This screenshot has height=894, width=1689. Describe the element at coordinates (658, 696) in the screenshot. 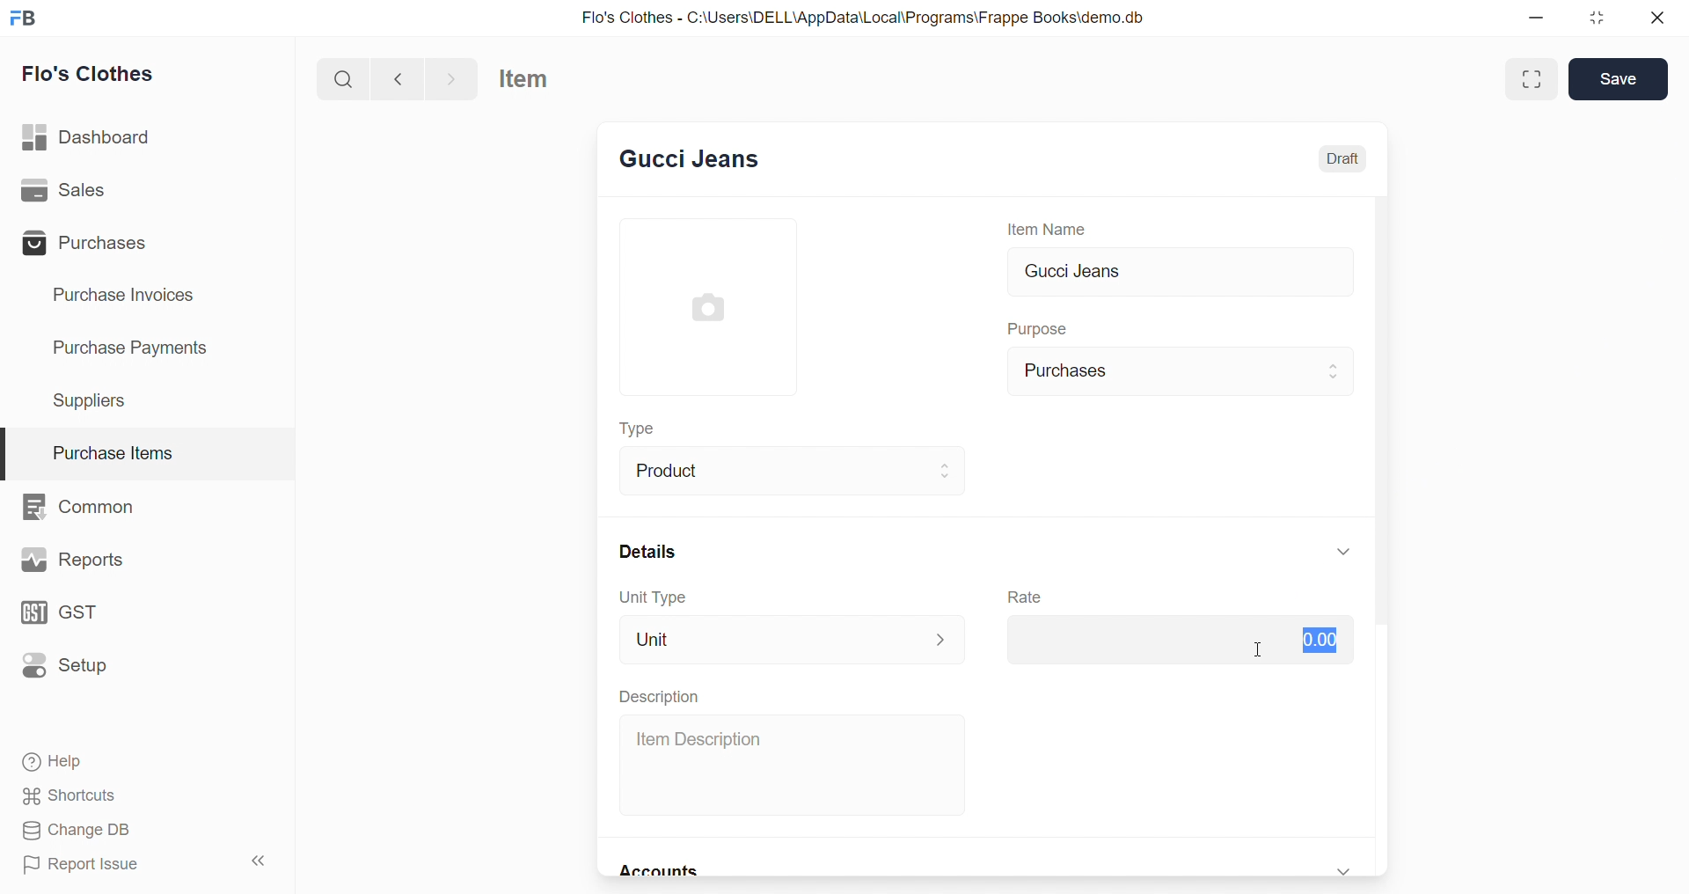

I see `Description` at that location.